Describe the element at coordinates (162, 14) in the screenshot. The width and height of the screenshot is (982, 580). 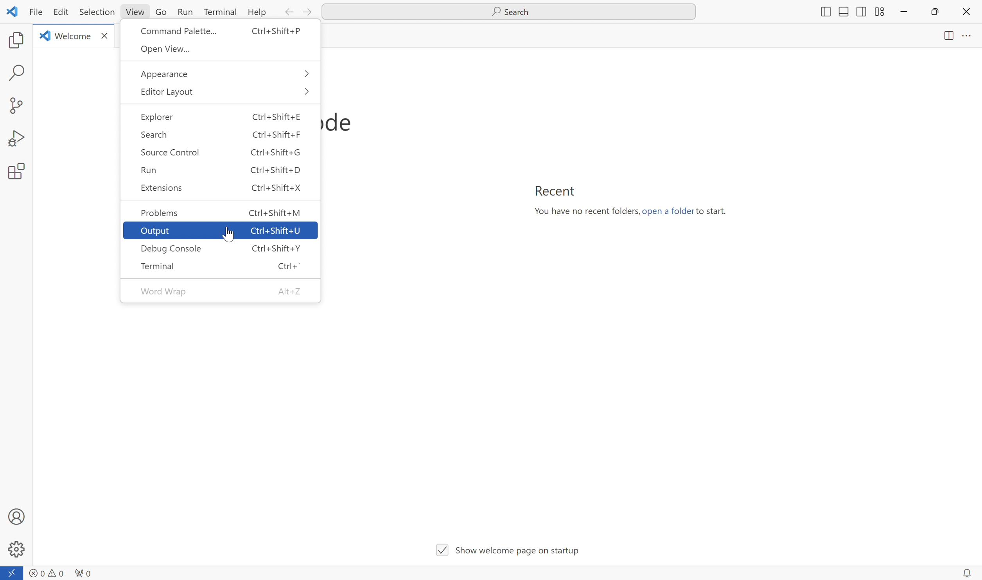
I see `Go` at that location.